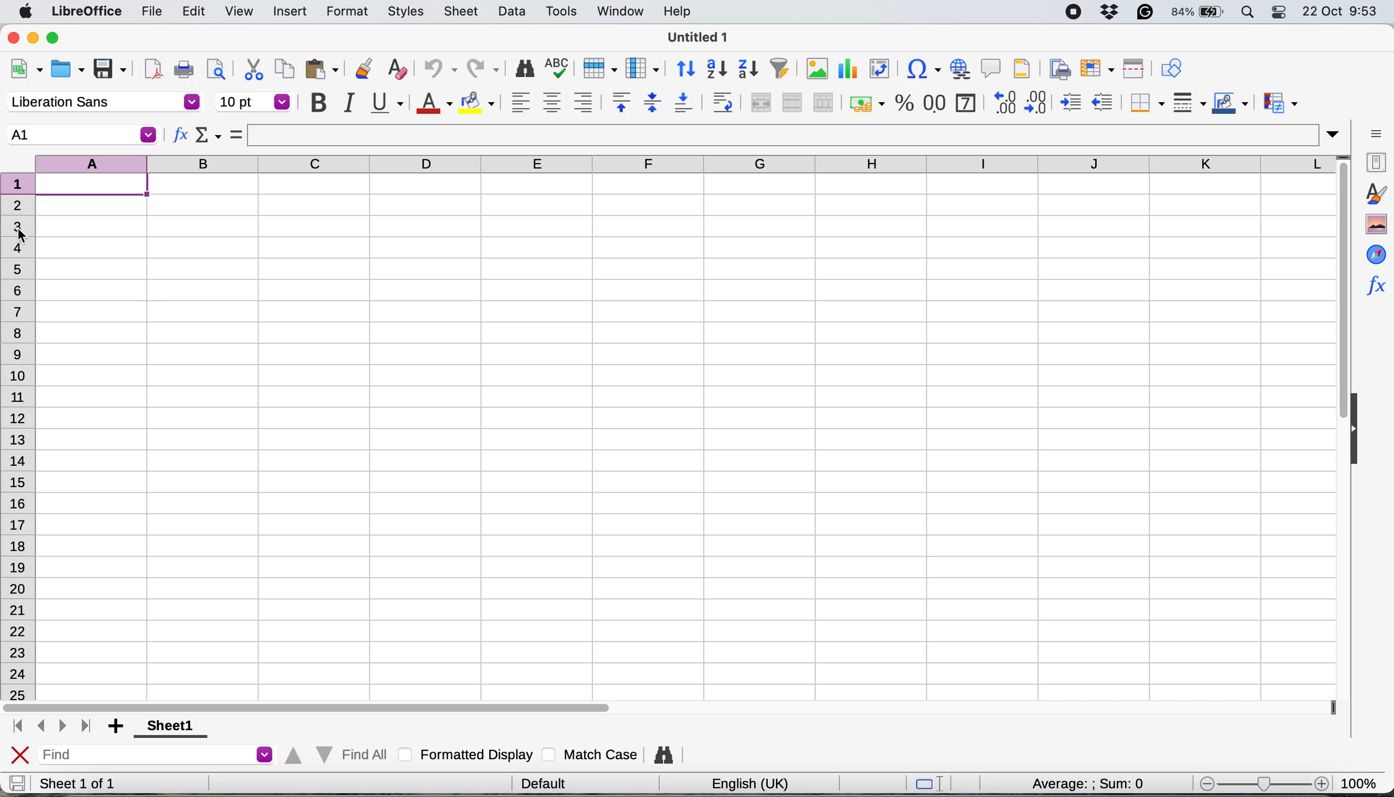 The width and height of the screenshot is (1394, 797). I want to click on text color, so click(433, 103).